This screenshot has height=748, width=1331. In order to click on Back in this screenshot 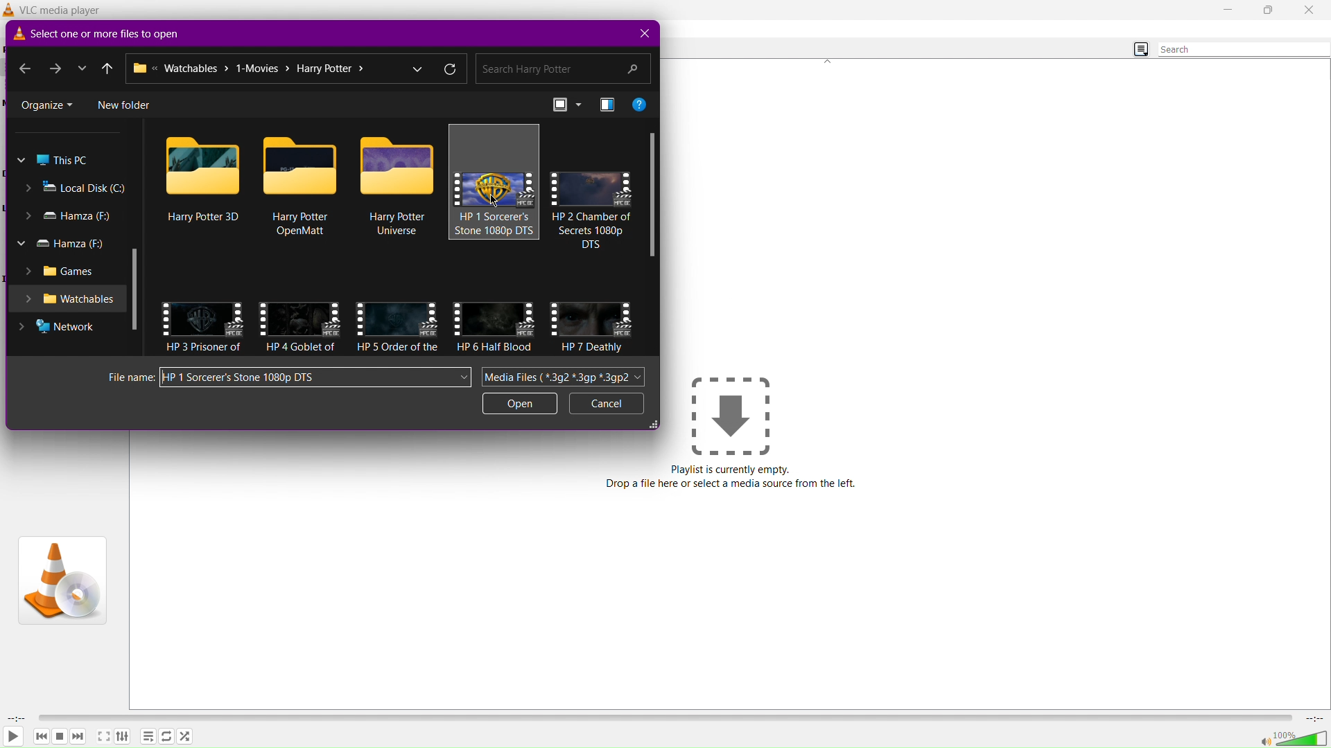, I will do `click(24, 67)`.